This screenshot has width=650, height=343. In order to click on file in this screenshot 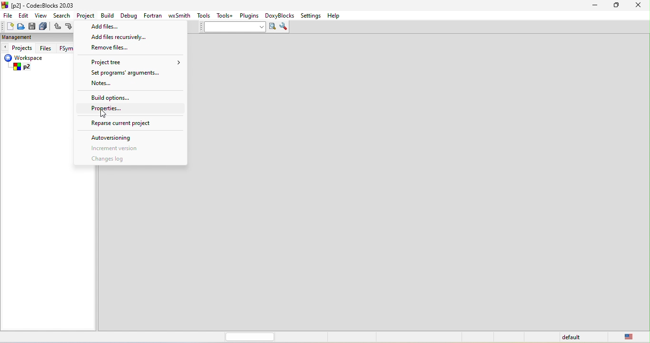, I will do `click(7, 15)`.